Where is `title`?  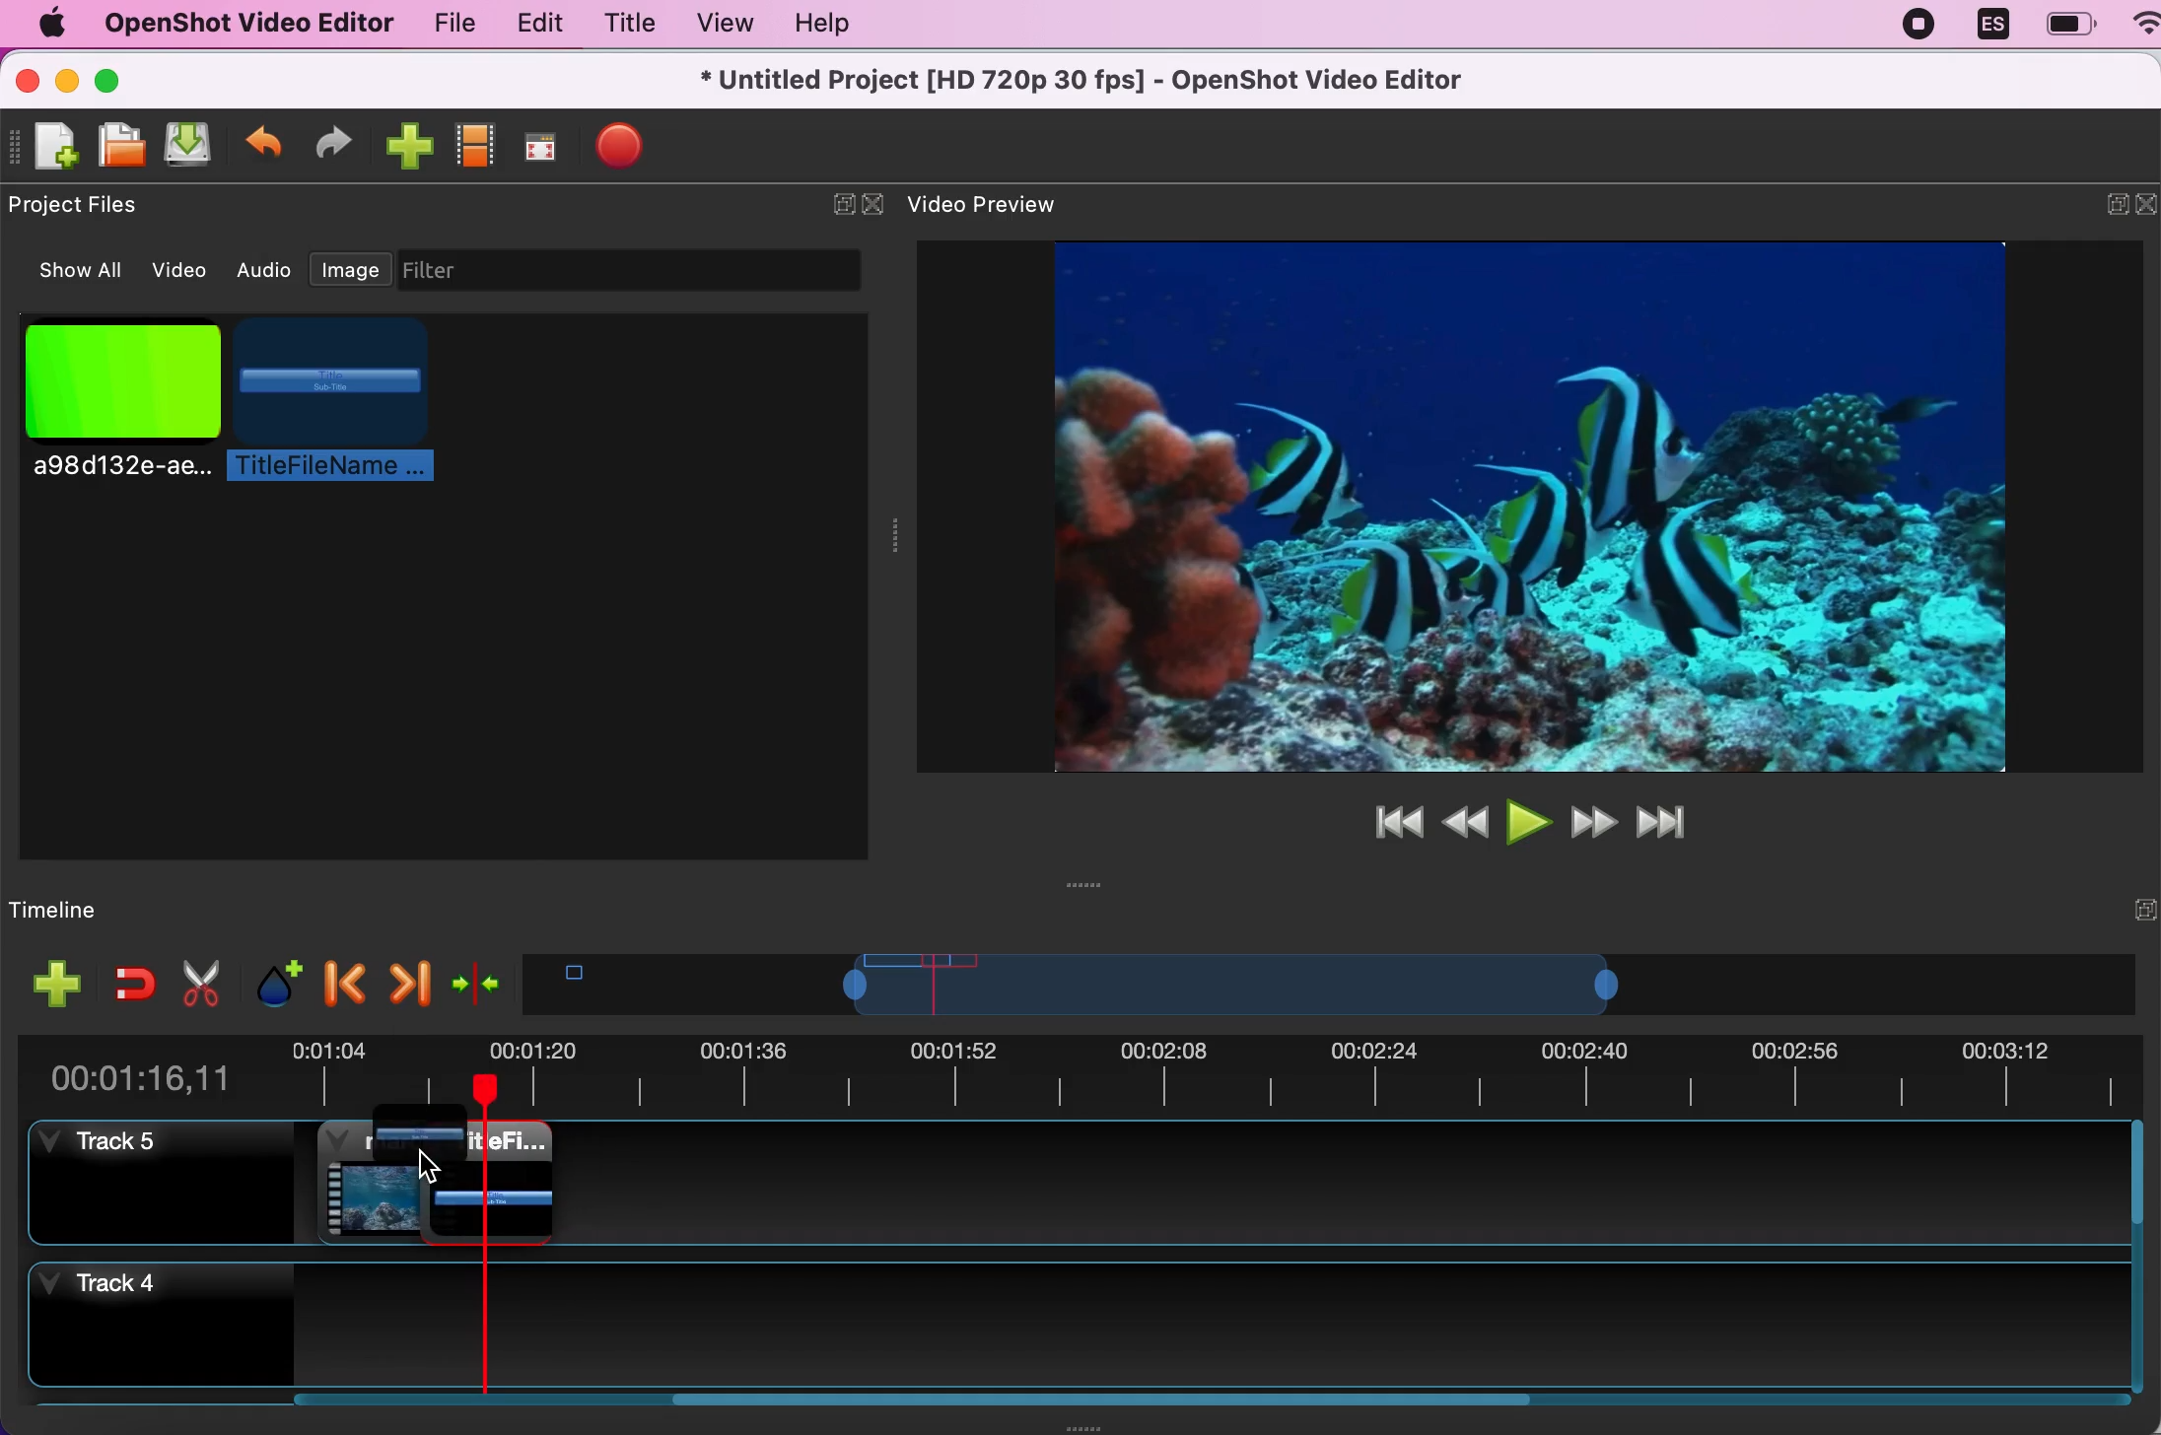
title is located at coordinates (438, 1147).